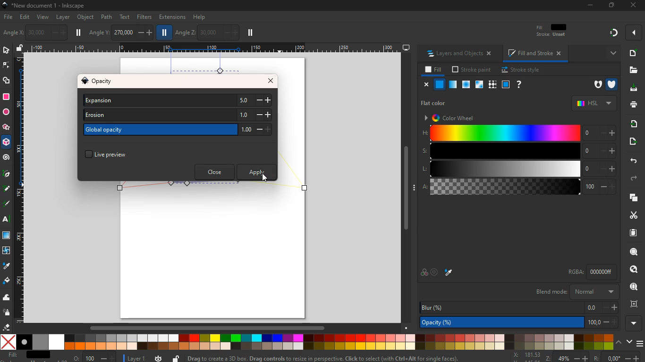  I want to click on ice, so click(465, 84).